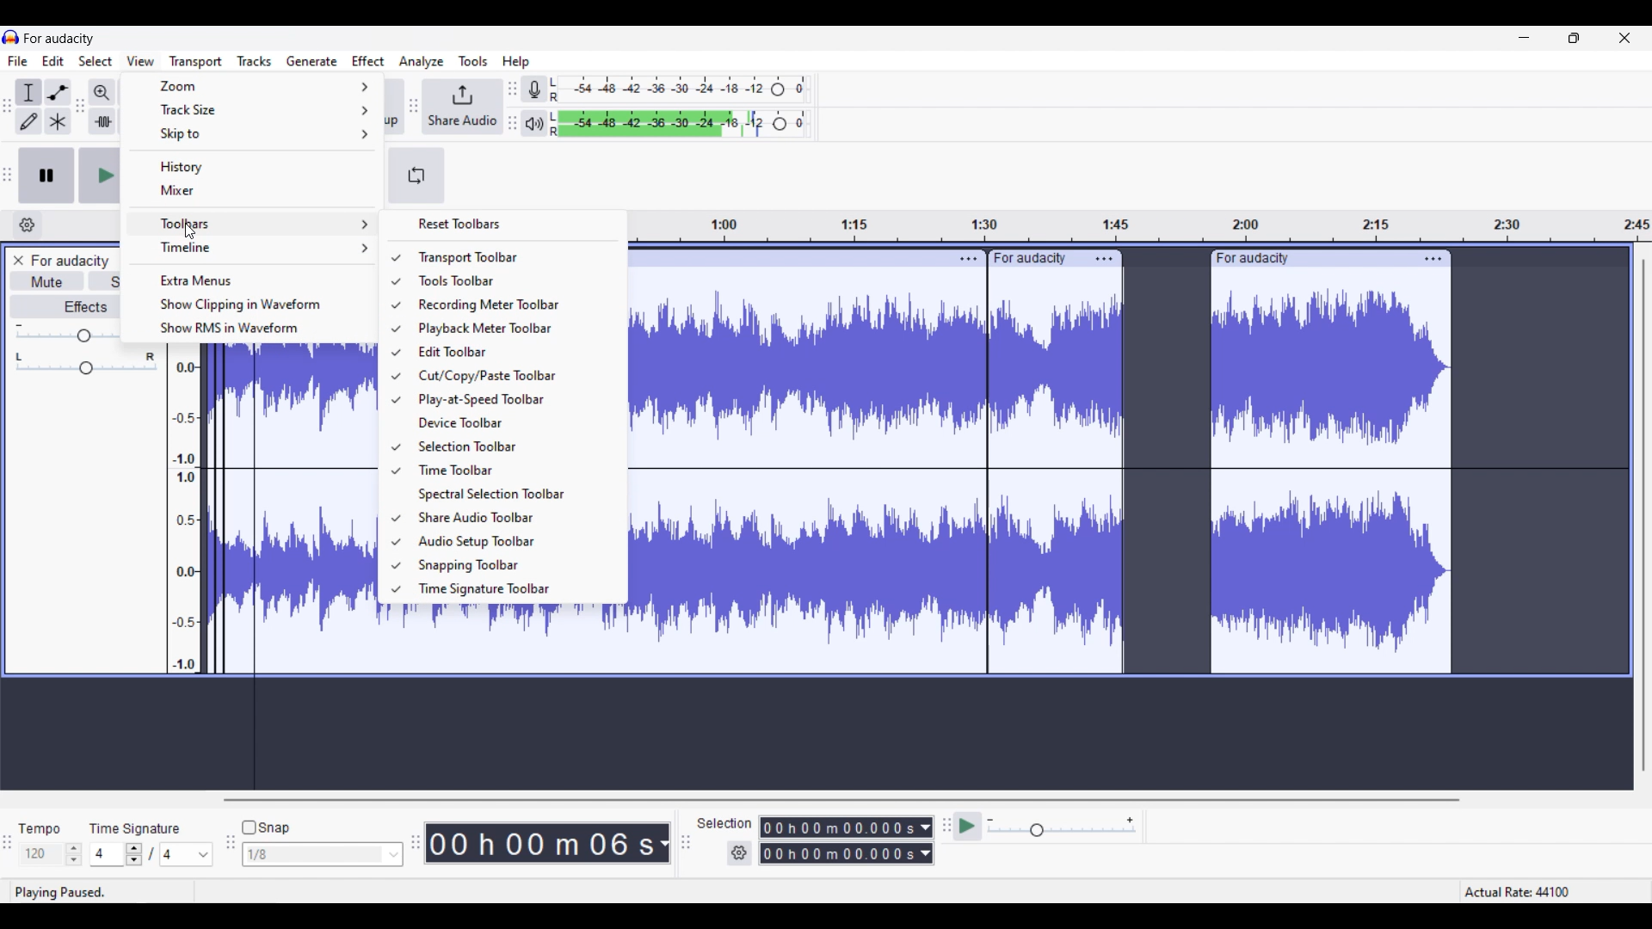  Describe the element at coordinates (511, 495) in the screenshot. I see `Spectral selection toolbar` at that location.